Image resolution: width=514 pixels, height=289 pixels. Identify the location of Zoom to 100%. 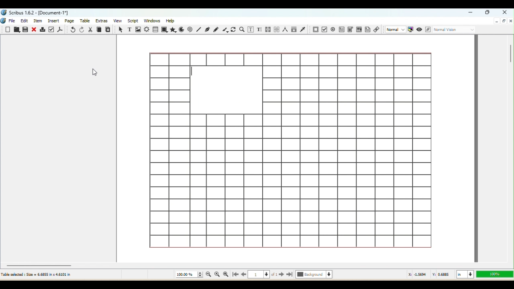
(217, 275).